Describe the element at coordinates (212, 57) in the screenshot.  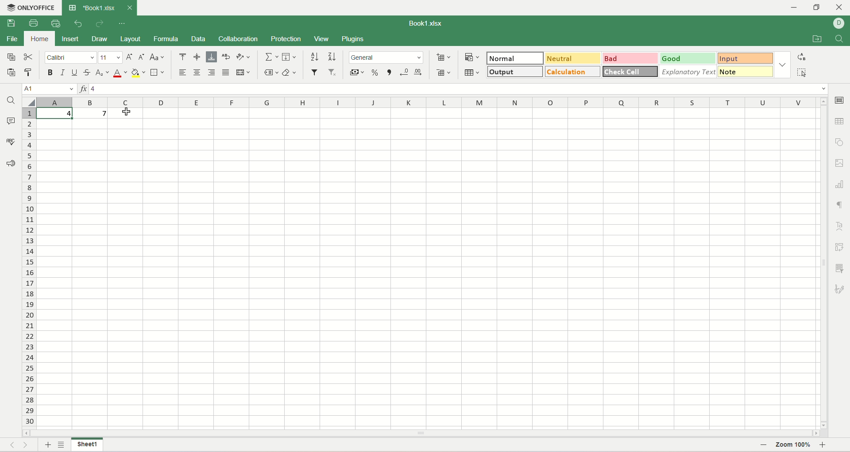
I see `align bottom` at that location.